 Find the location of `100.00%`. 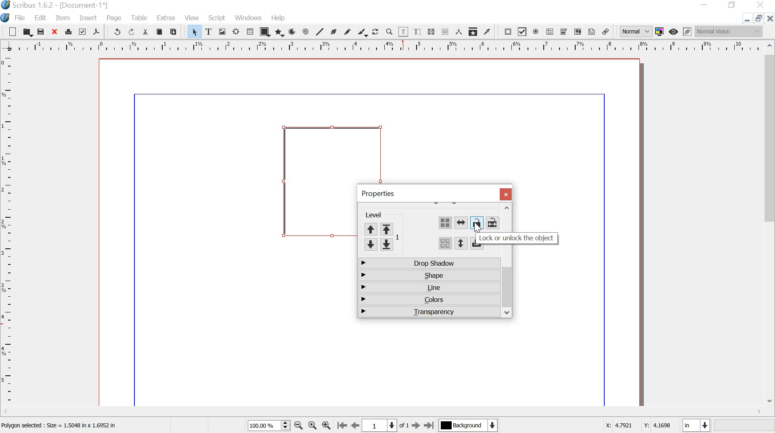

100.00% is located at coordinates (262, 426).